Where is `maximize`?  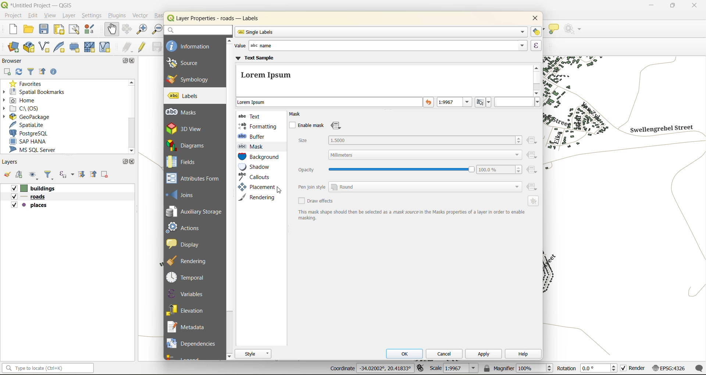 maximize is located at coordinates (124, 162).